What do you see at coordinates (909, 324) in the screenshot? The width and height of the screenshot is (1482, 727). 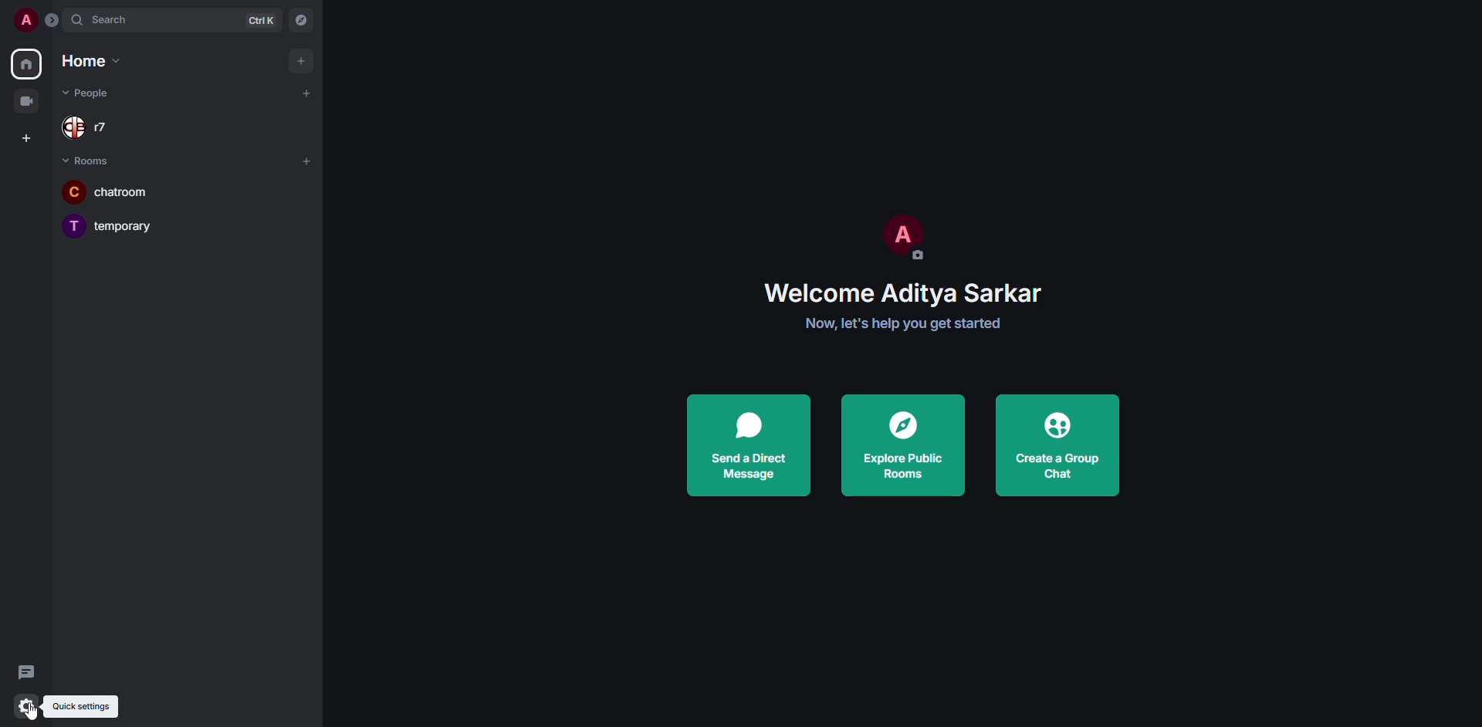 I see `get started` at bounding box center [909, 324].